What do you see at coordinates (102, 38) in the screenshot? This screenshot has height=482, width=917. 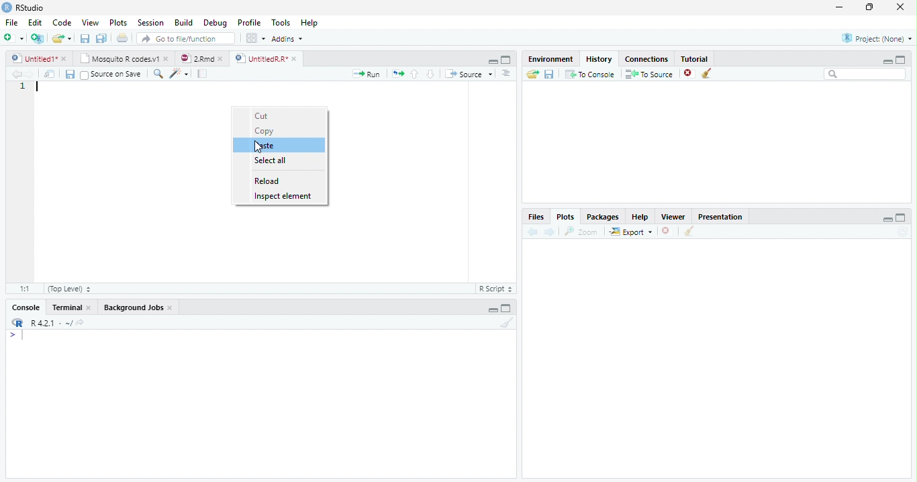 I see `Save all open files` at bounding box center [102, 38].